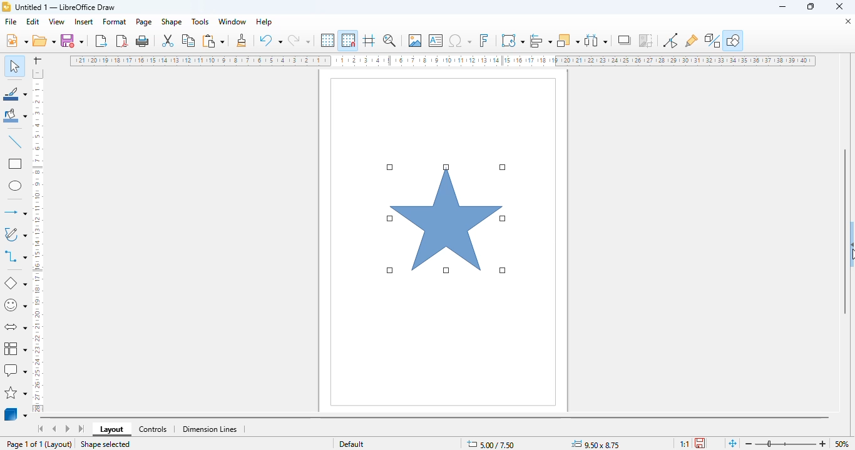 The height and width of the screenshot is (450, 855). I want to click on print, so click(143, 41).